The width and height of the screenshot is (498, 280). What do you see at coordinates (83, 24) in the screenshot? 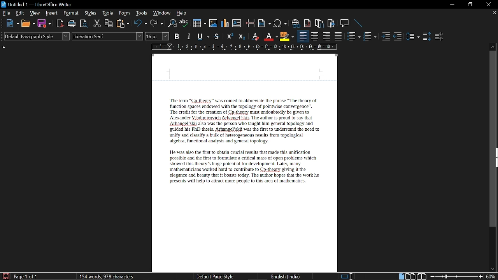
I see `Toggle preview` at bounding box center [83, 24].